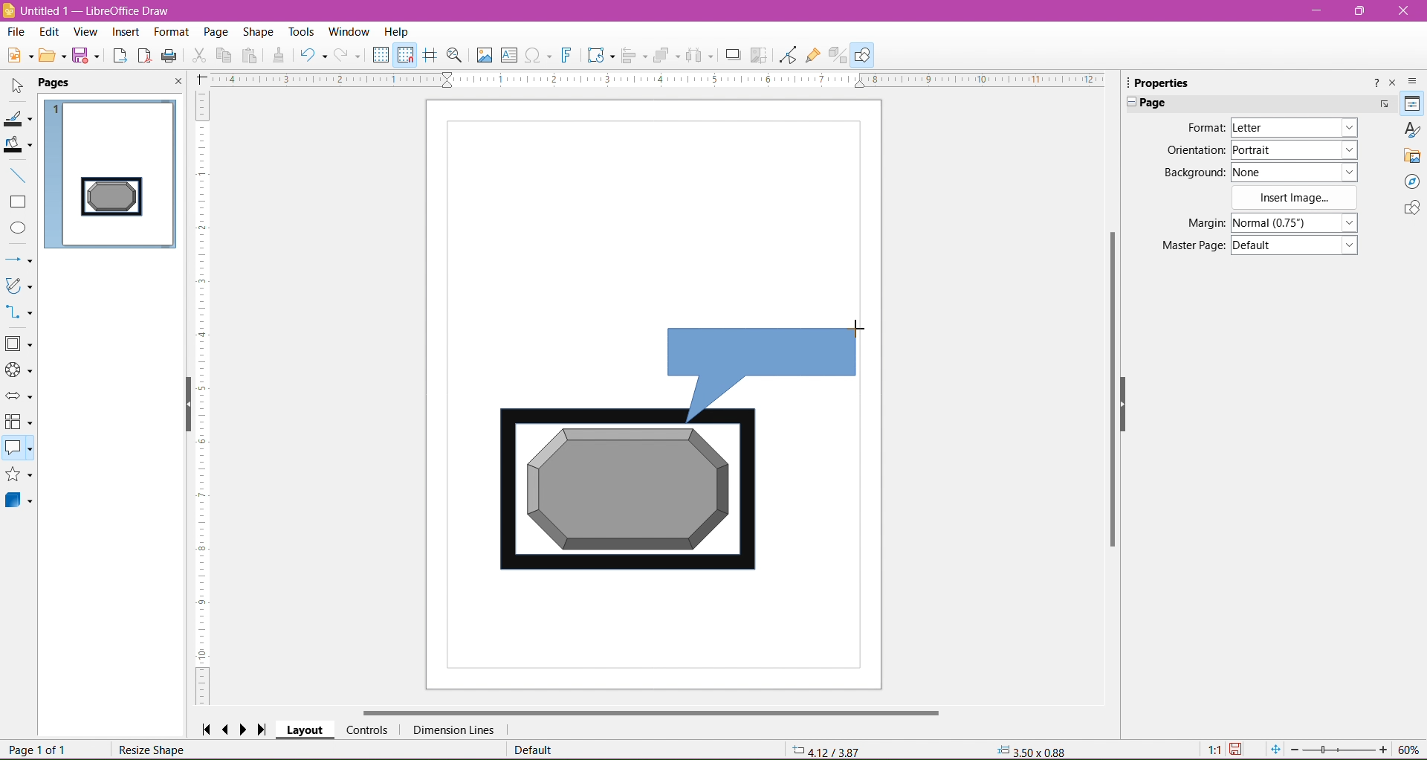 The height and width of the screenshot is (760, 1427). I want to click on 60%, so click(1411, 749).